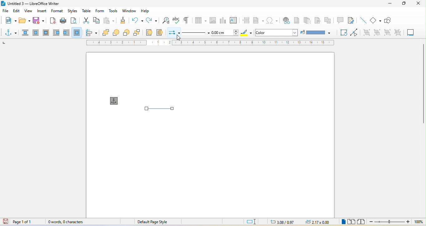  What do you see at coordinates (212, 20) in the screenshot?
I see `image` at bounding box center [212, 20].